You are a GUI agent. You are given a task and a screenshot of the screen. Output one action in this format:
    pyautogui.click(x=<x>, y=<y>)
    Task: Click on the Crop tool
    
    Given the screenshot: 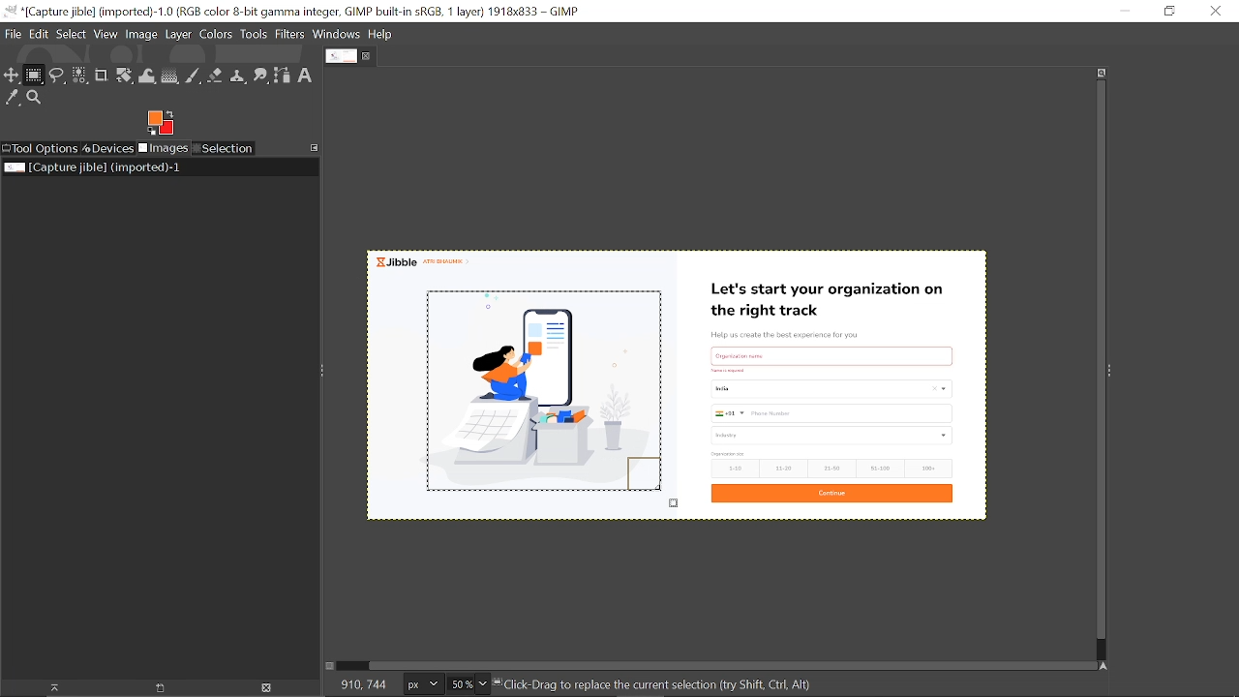 What is the action you would take?
    pyautogui.click(x=101, y=76)
    